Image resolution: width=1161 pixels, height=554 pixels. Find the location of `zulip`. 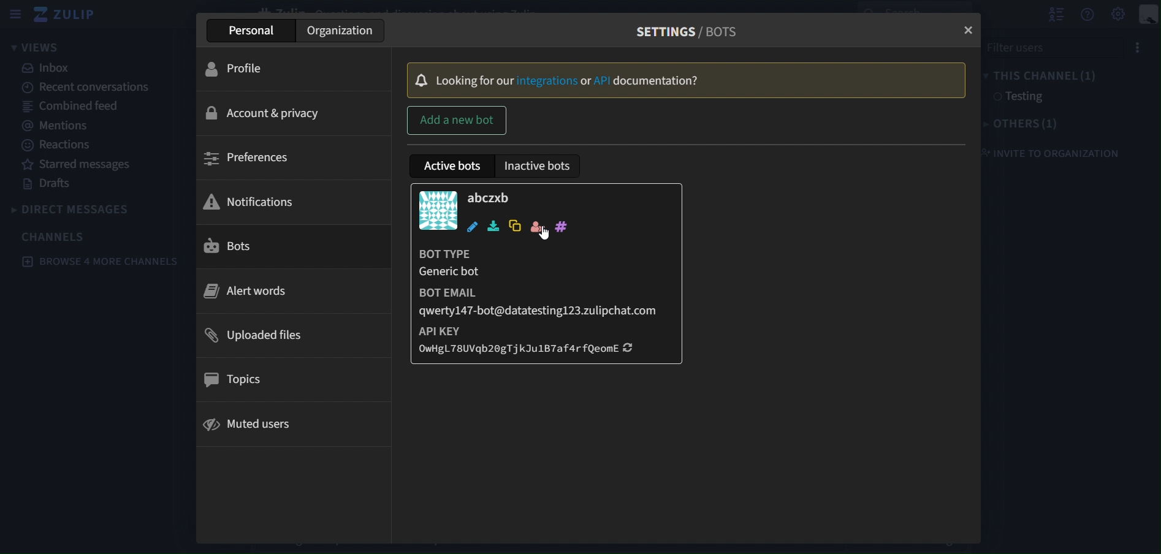

zulip is located at coordinates (66, 13).